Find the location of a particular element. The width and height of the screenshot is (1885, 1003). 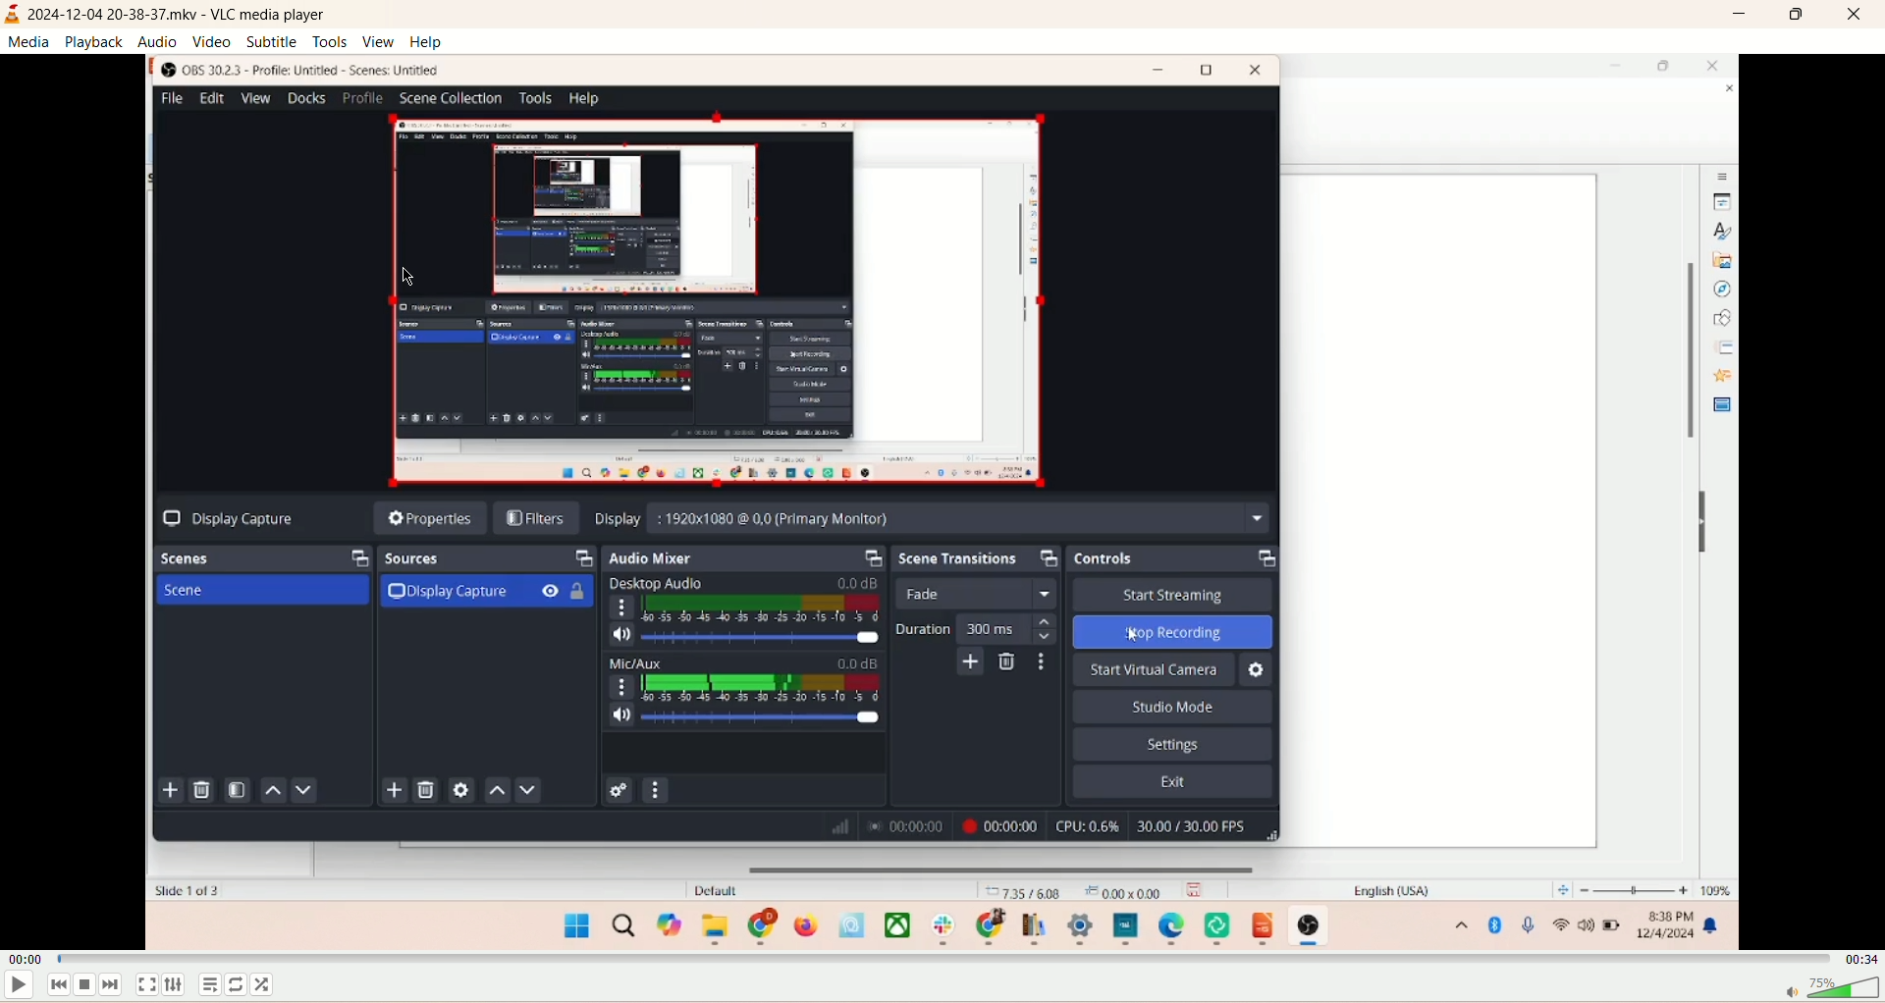

stop is located at coordinates (84, 985).